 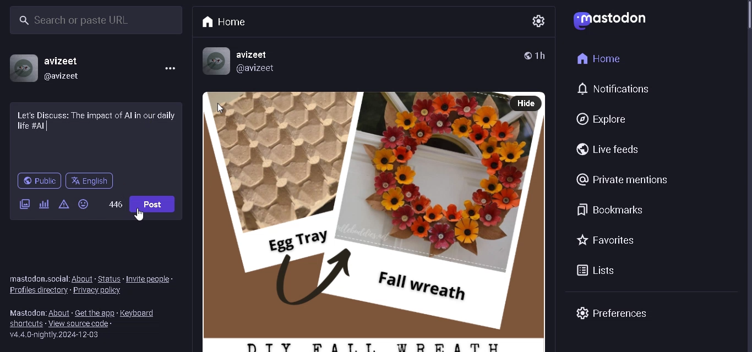 What do you see at coordinates (91, 180) in the screenshot?
I see `LANGUAGE` at bounding box center [91, 180].